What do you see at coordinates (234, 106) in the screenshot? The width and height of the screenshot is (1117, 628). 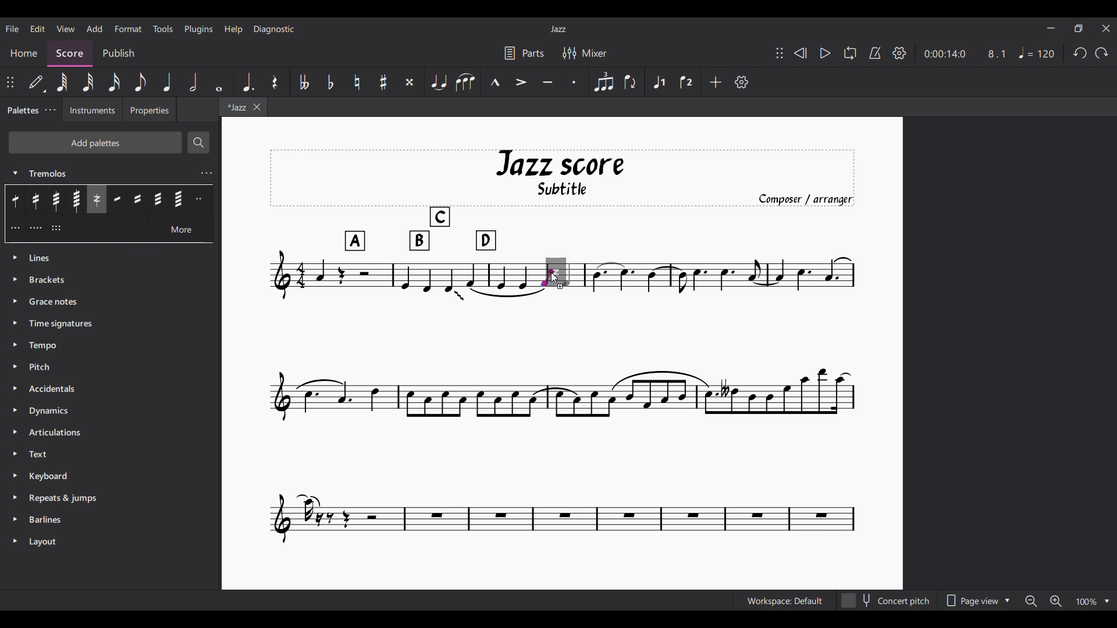 I see `*Jazz` at bounding box center [234, 106].